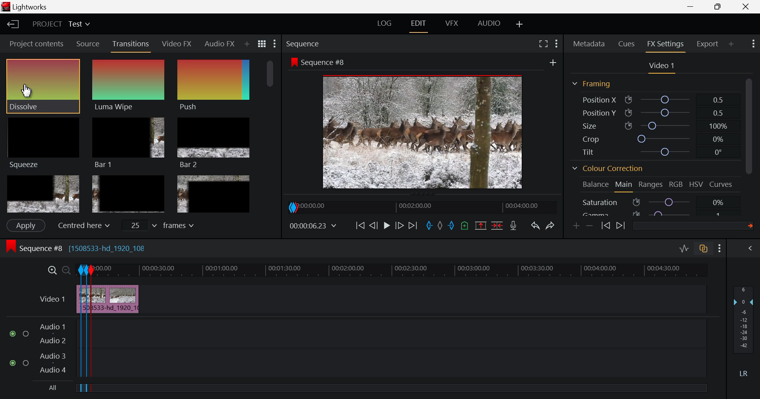 This screenshot has height=399, width=760. I want to click on Delete/Cut, so click(497, 224).